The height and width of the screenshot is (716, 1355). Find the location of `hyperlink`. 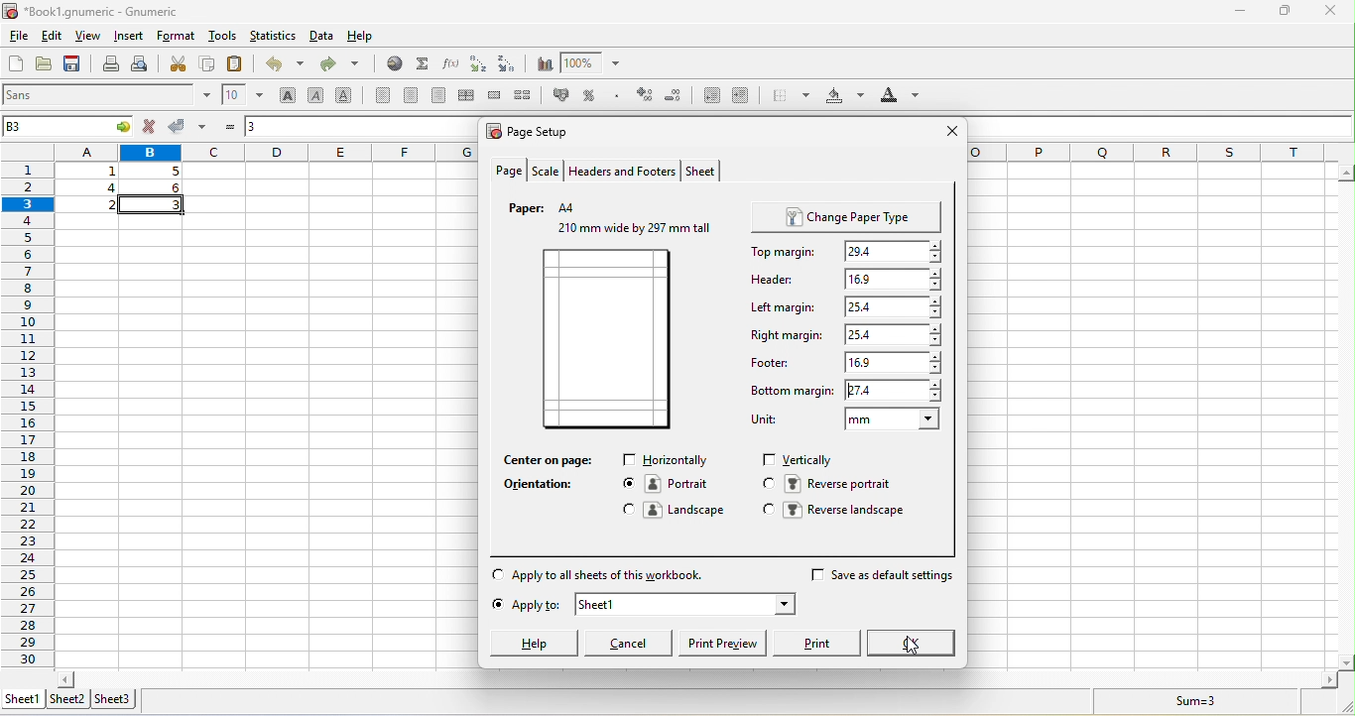

hyperlink is located at coordinates (391, 64).